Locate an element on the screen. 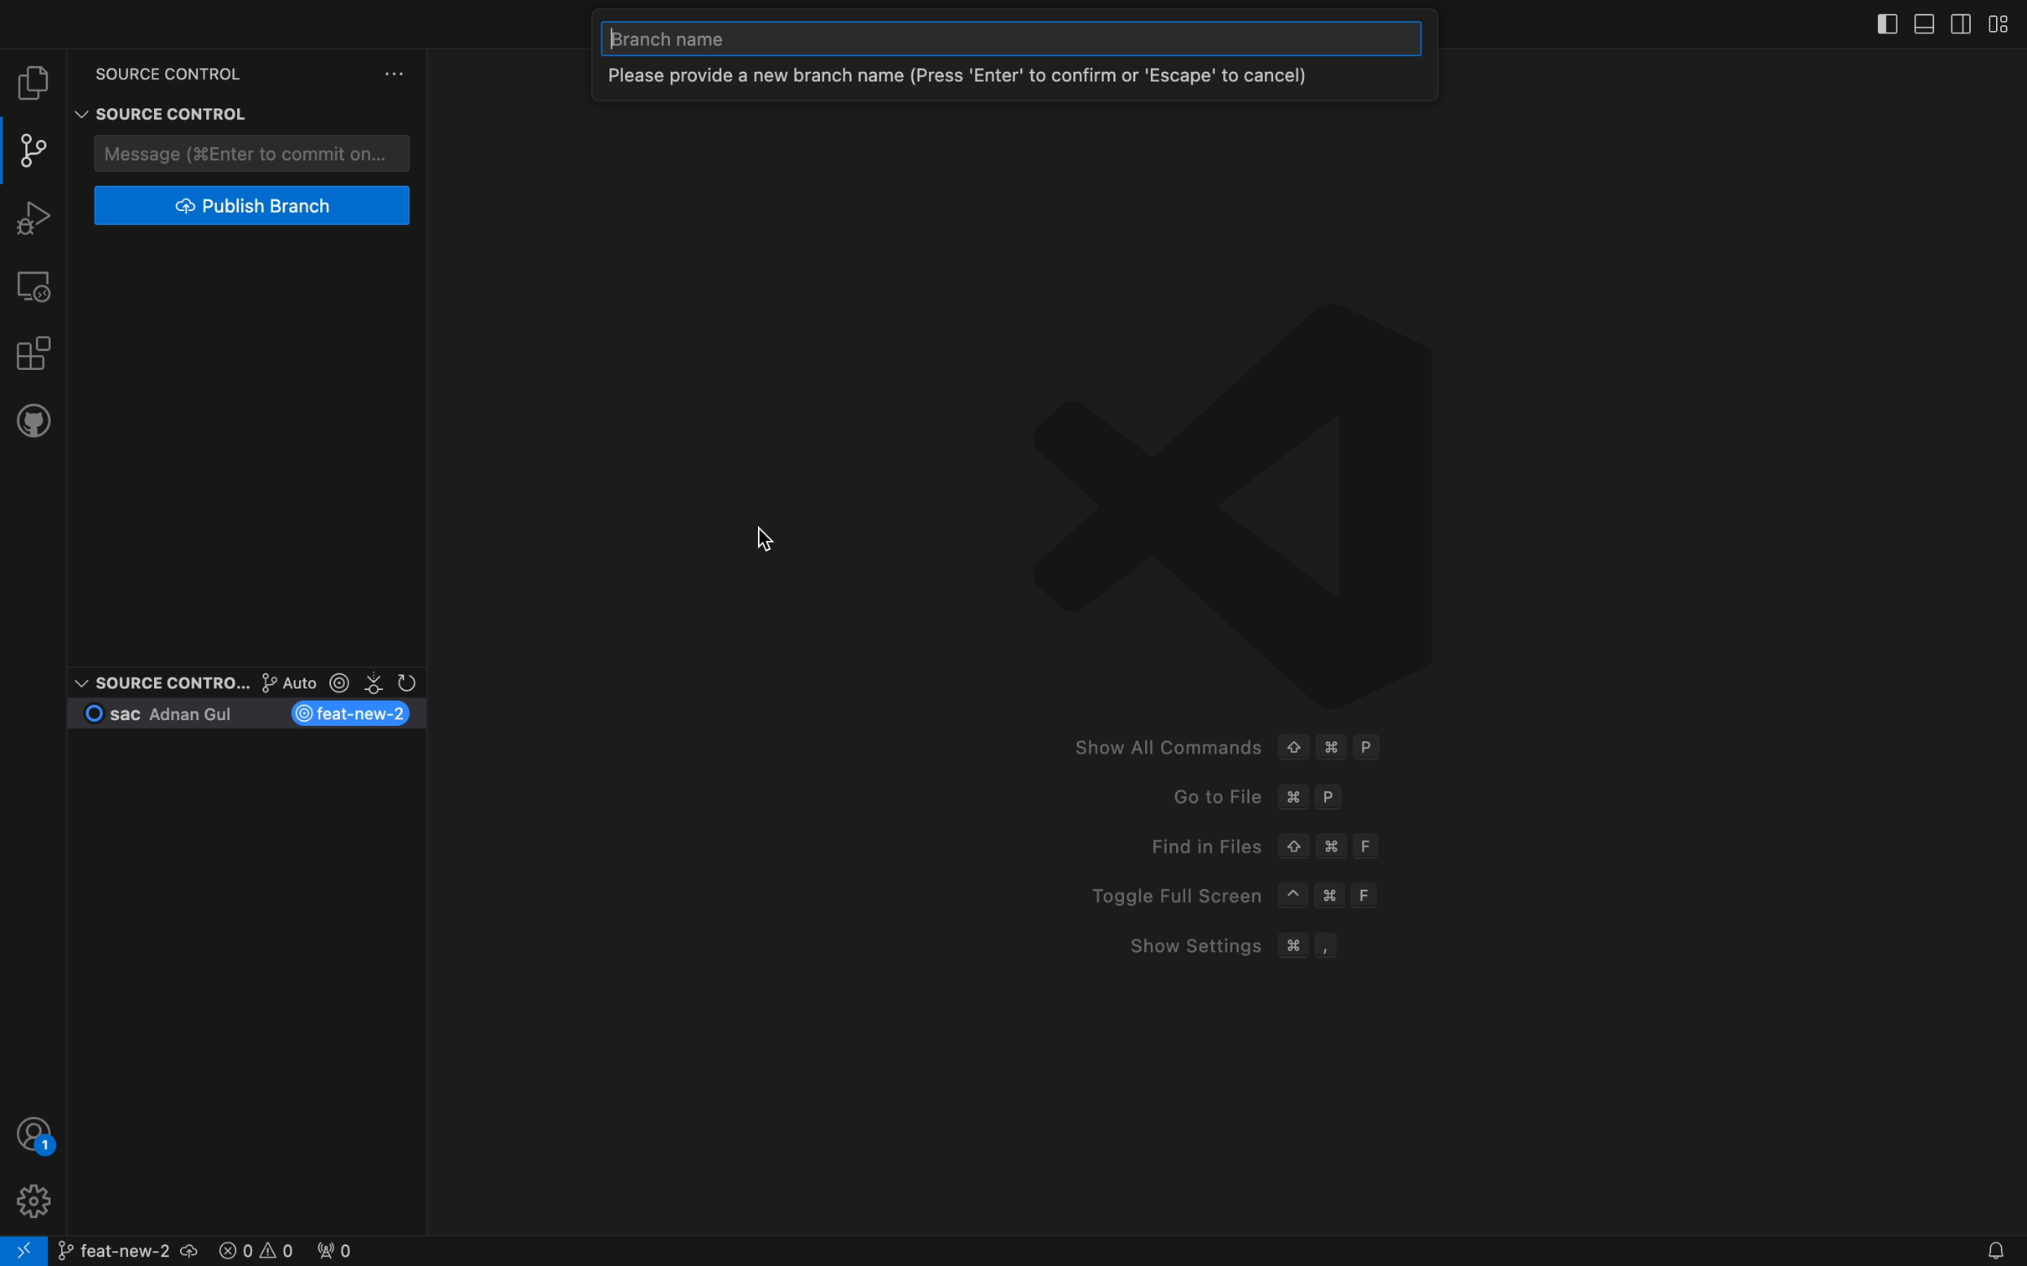 The width and height of the screenshot is (2027, 1266). Go to File is located at coordinates (1199, 798).